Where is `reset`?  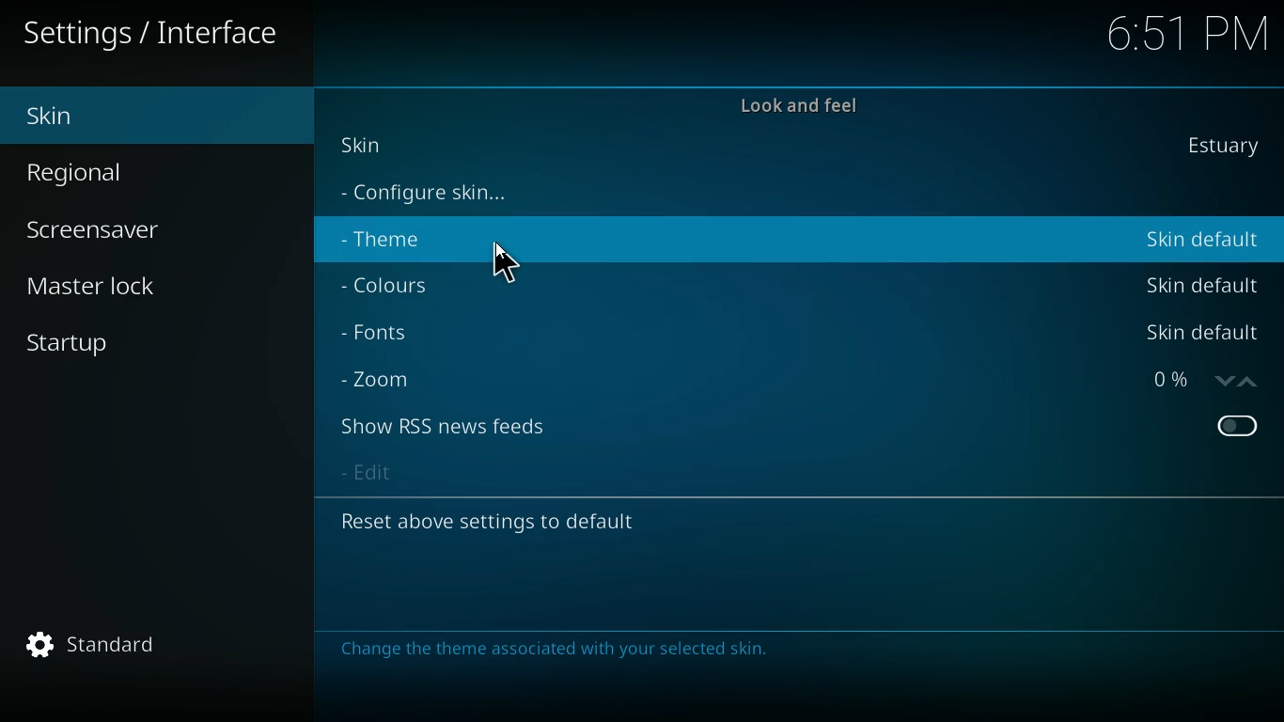
reset is located at coordinates (501, 525).